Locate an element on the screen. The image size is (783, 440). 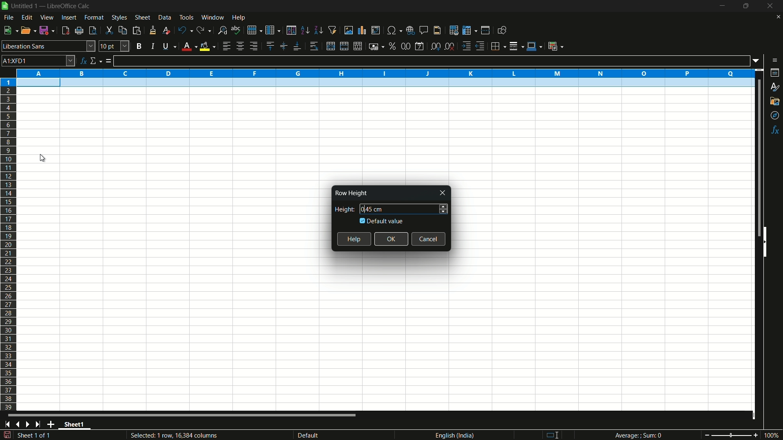
file menu is located at coordinates (9, 18).